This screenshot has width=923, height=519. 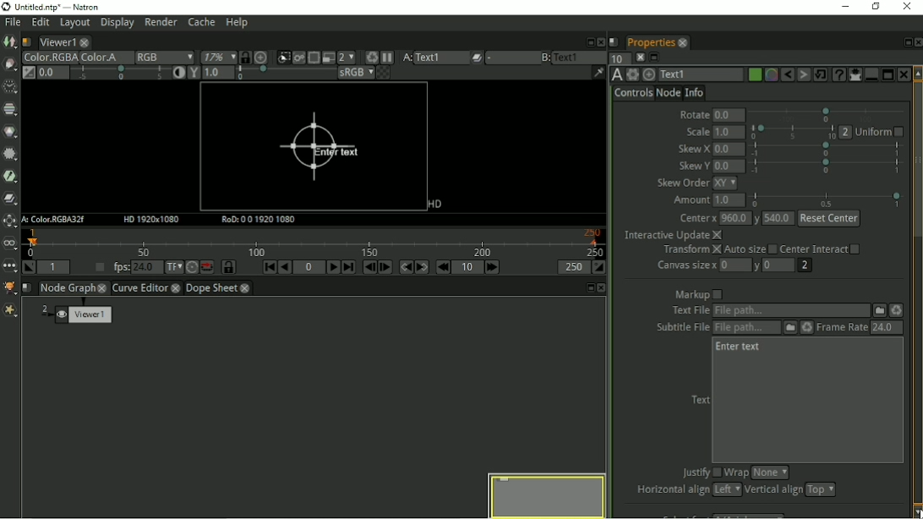 What do you see at coordinates (53, 267) in the screenshot?
I see `Playback in point` at bounding box center [53, 267].